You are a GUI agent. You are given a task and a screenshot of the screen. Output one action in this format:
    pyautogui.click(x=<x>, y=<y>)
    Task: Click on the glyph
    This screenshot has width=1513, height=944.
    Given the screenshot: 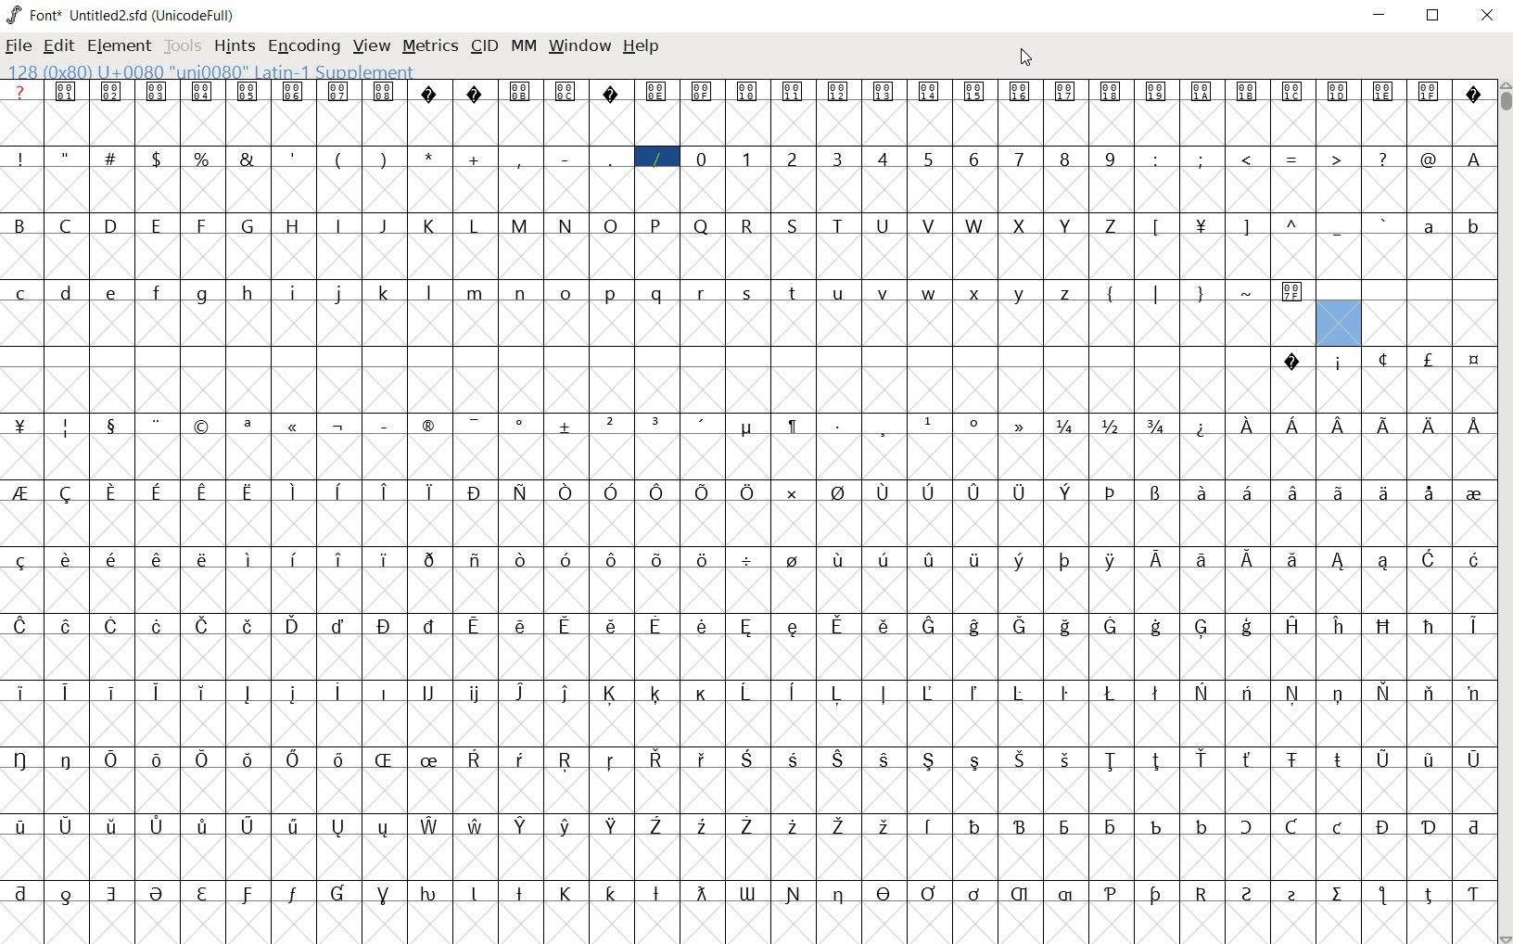 What is the action you would take?
    pyautogui.click(x=336, y=692)
    